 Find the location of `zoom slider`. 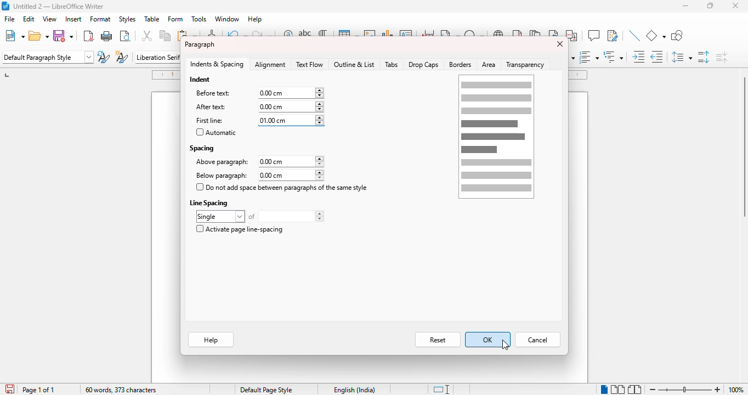

zoom slider is located at coordinates (687, 389).